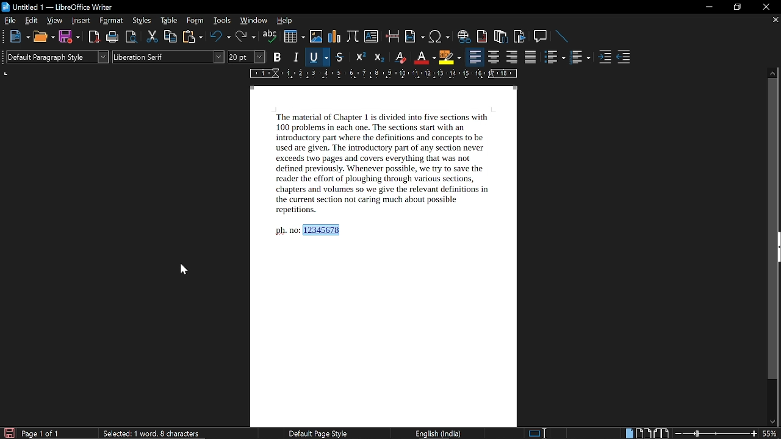 This screenshot has width=781, height=439. What do you see at coordinates (663, 433) in the screenshot?
I see `book view` at bounding box center [663, 433].